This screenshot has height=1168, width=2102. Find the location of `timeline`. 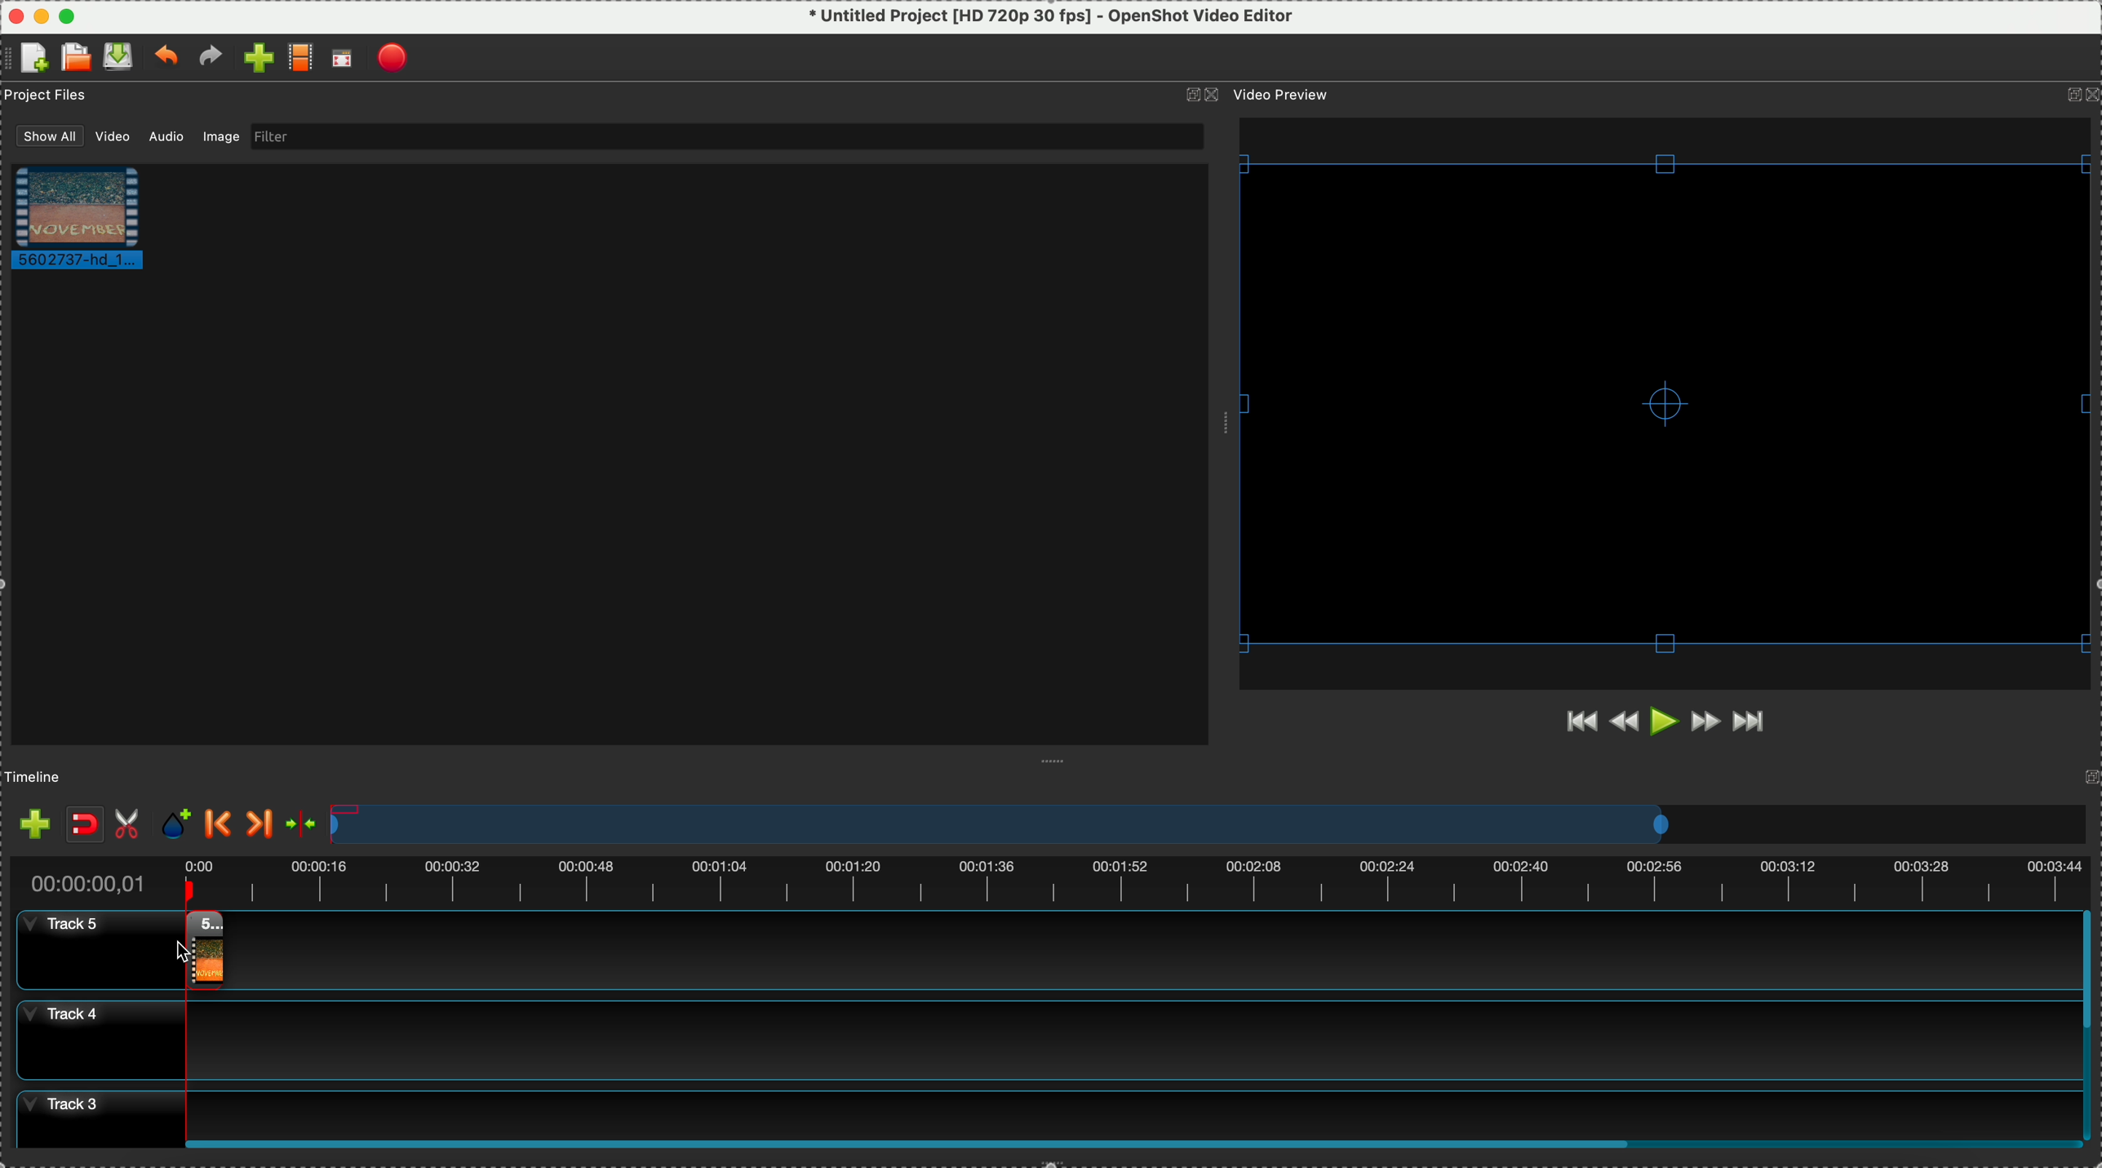

timeline is located at coordinates (1207, 824).